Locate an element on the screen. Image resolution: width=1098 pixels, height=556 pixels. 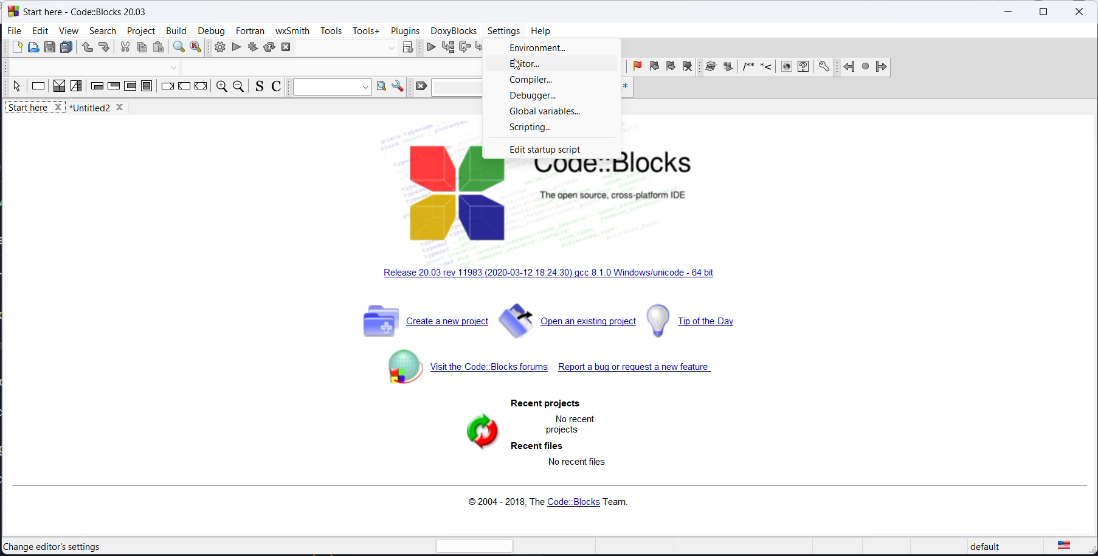
redo is located at coordinates (104, 49).